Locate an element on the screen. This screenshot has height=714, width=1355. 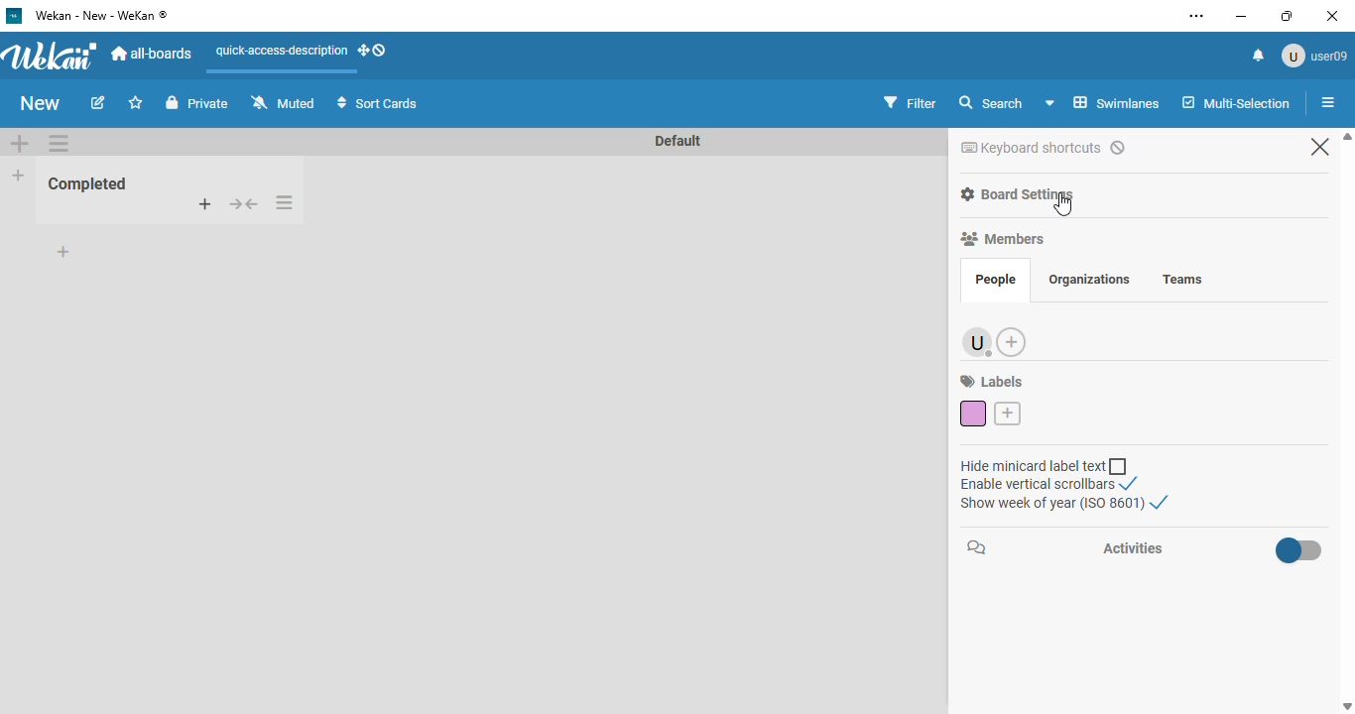
hide minicard label text is located at coordinates (1045, 465).